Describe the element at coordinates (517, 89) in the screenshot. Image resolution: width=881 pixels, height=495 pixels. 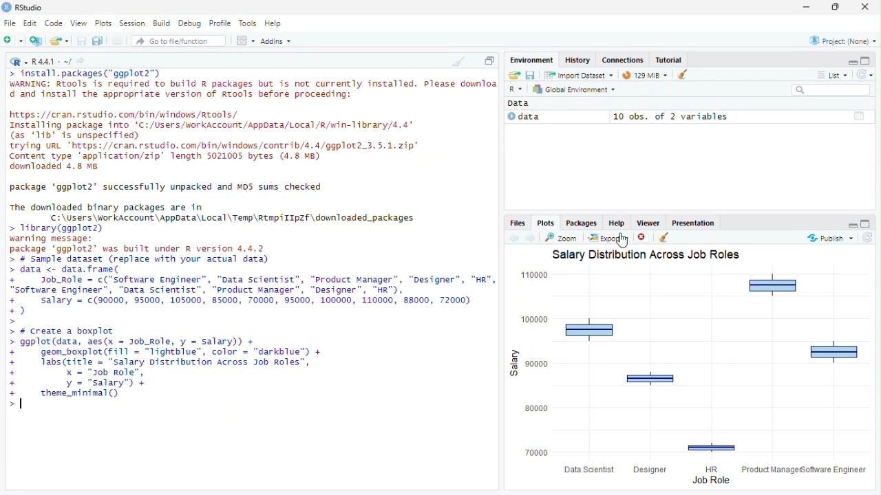
I see `R language` at that location.